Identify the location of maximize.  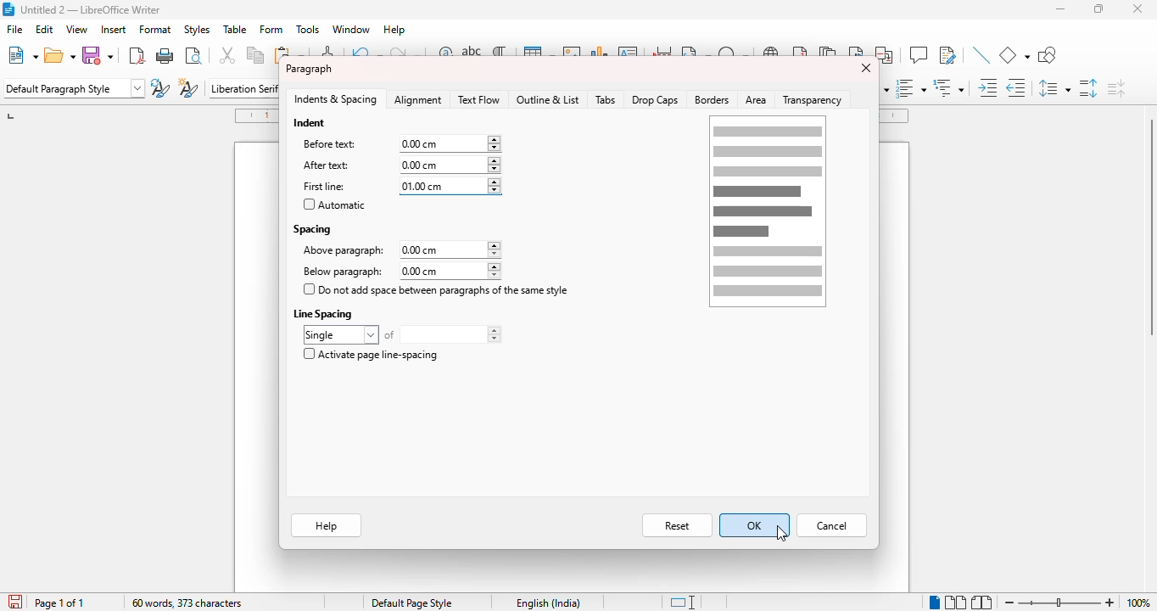
(1099, 8).